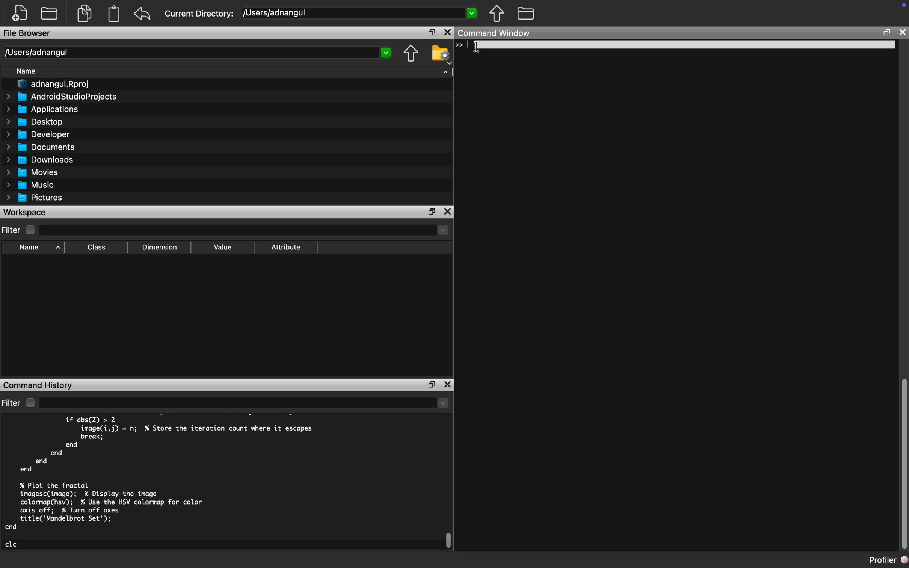  What do you see at coordinates (98, 247) in the screenshot?
I see `Class` at bounding box center [98, 247].